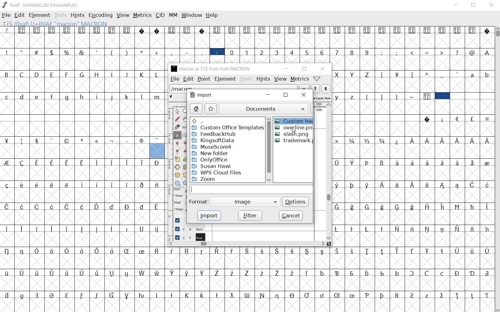 The width and height of the screenshot is (500, 312). Describe the element at coordinates (199, 201) in the screenshot. I see `format` at that location.